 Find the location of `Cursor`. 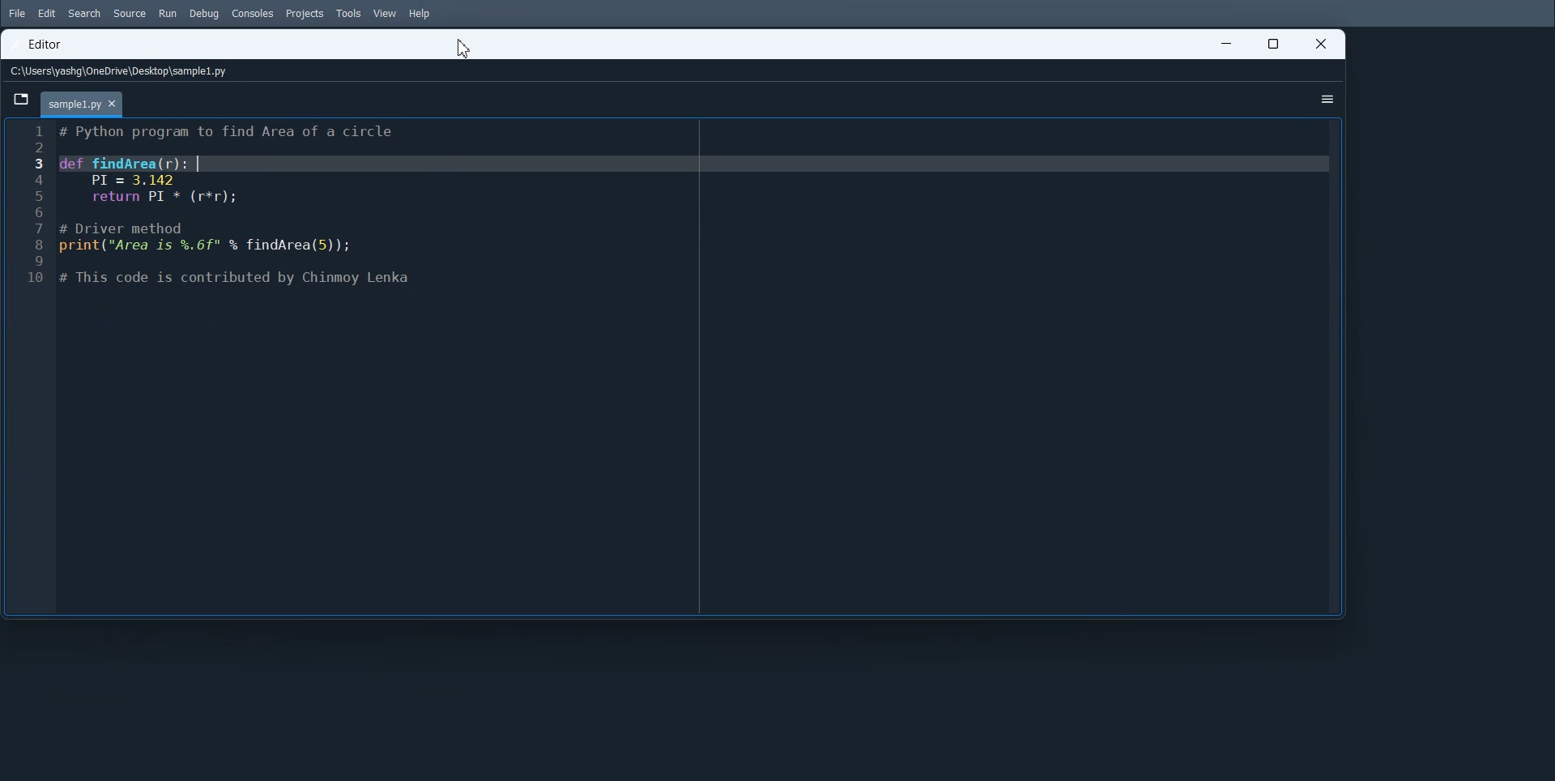

Cursor is located at coordinates (464, 48).